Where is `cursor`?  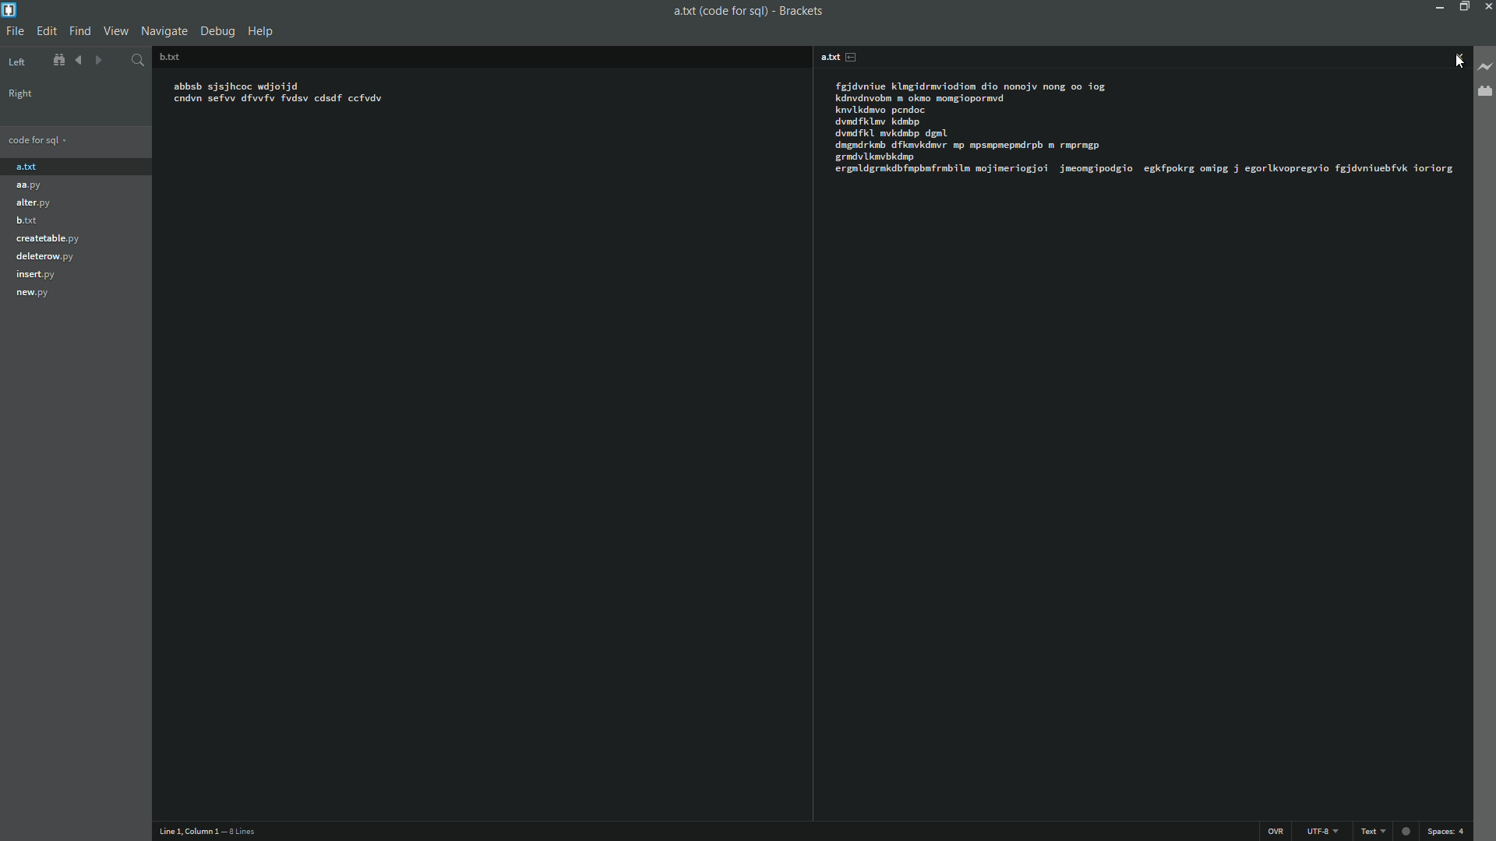 cursor is located at coordinates (1461, 65).